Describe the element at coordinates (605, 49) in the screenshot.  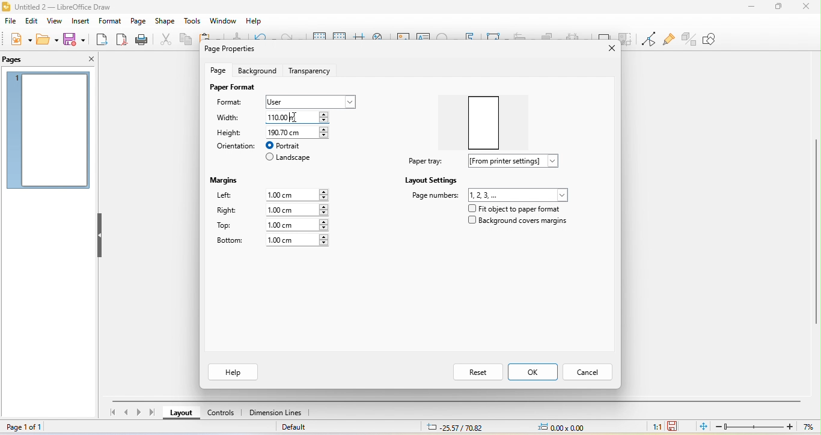
I see `close` at that location.